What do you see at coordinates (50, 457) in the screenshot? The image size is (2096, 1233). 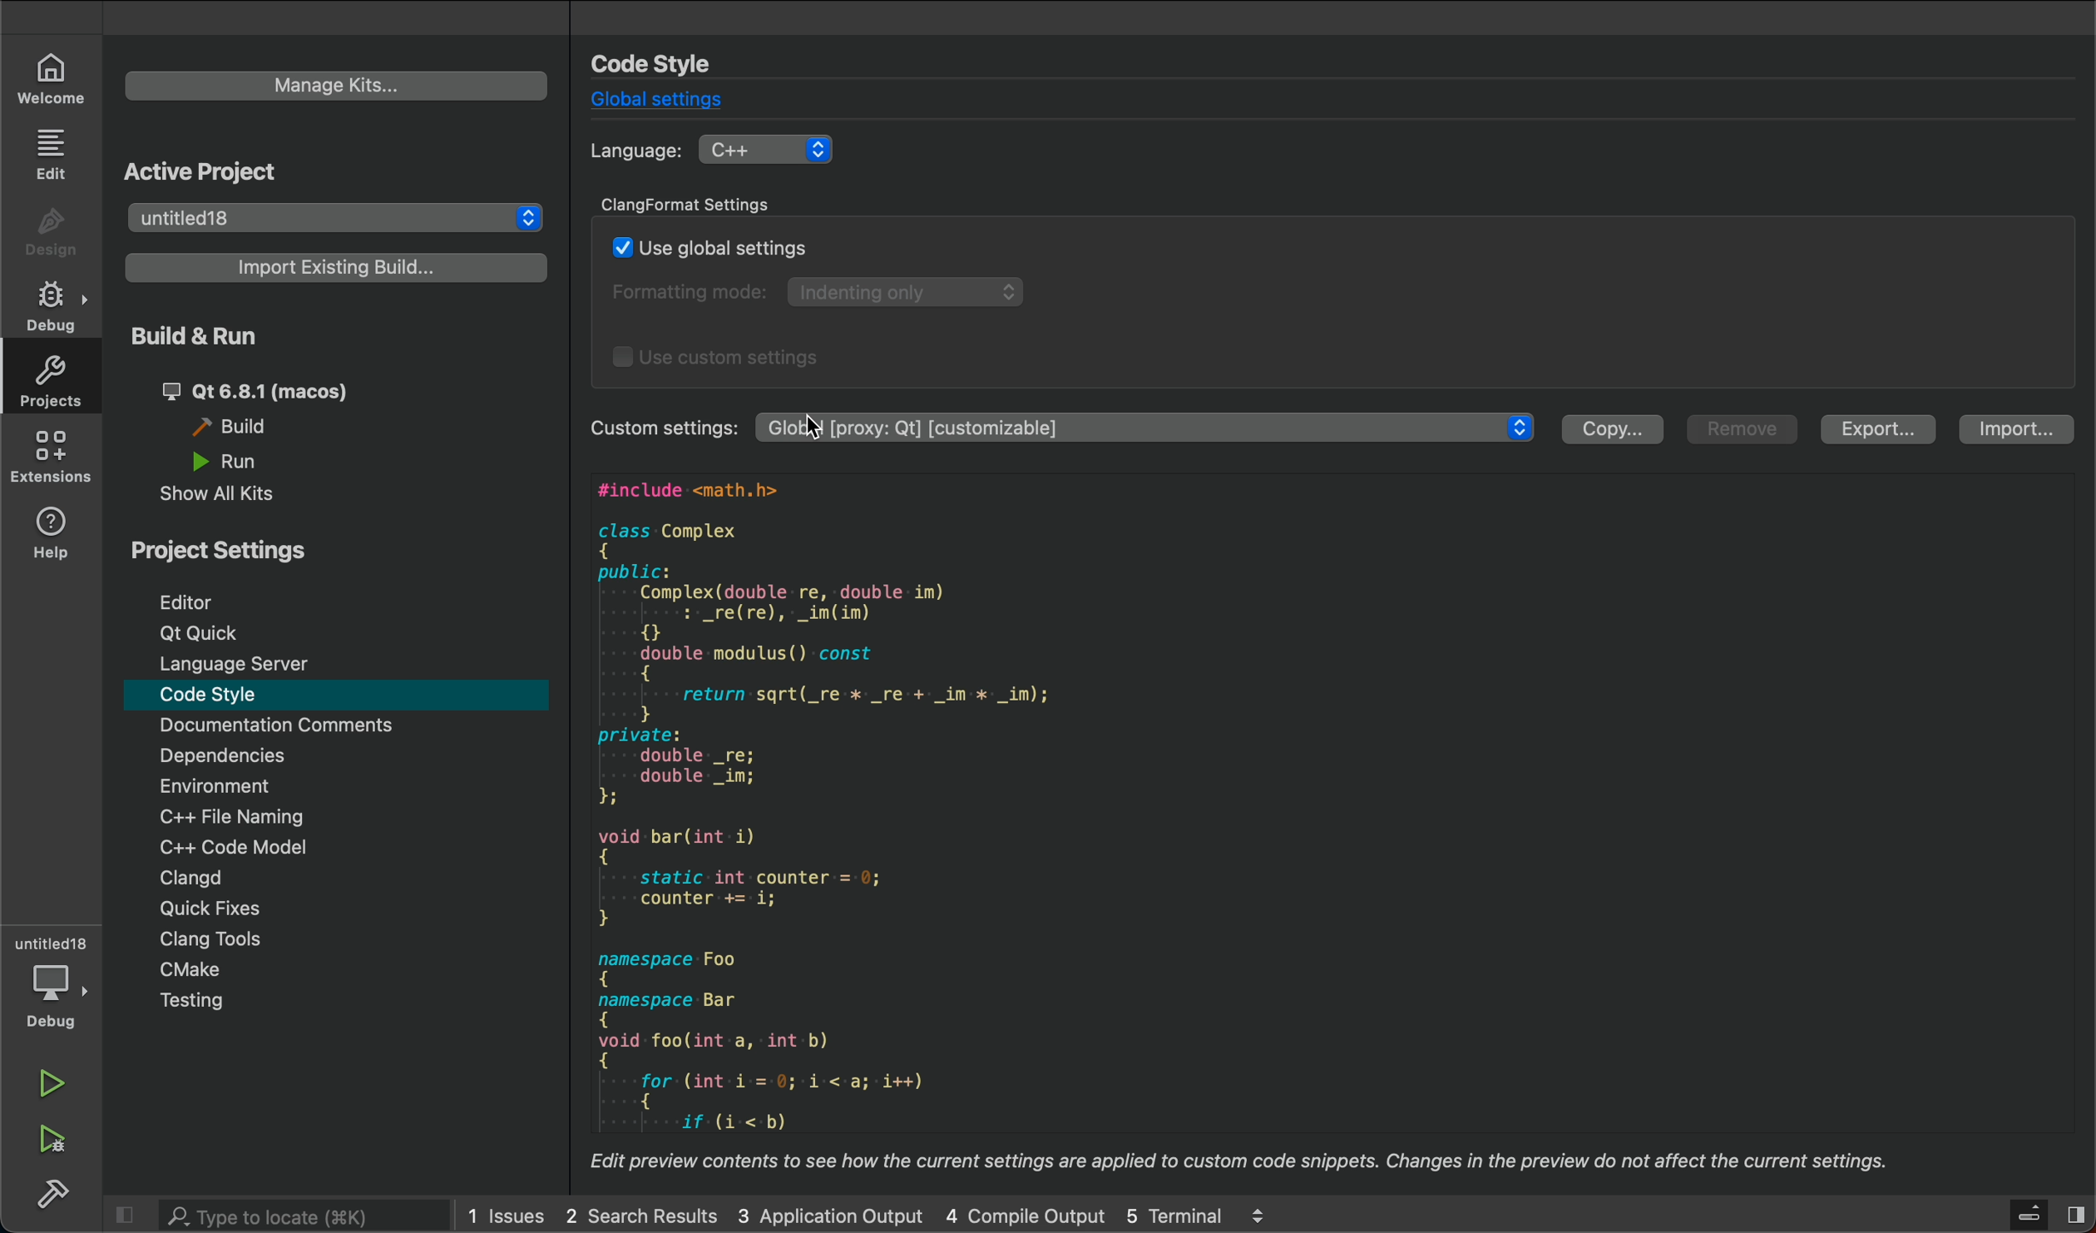 I see `extensions` at bounding box center [50, 457].